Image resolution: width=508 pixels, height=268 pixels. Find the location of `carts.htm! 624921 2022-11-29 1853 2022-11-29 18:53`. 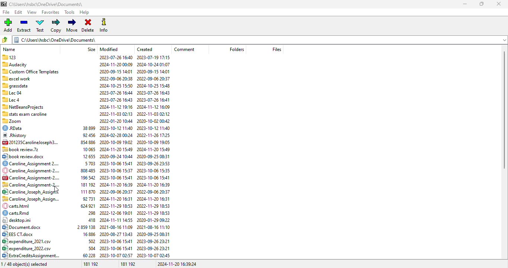

carts.htm! 624921 2022-11-29 1853 2022-11-29 18:53 is located at coordinates (86, 206).